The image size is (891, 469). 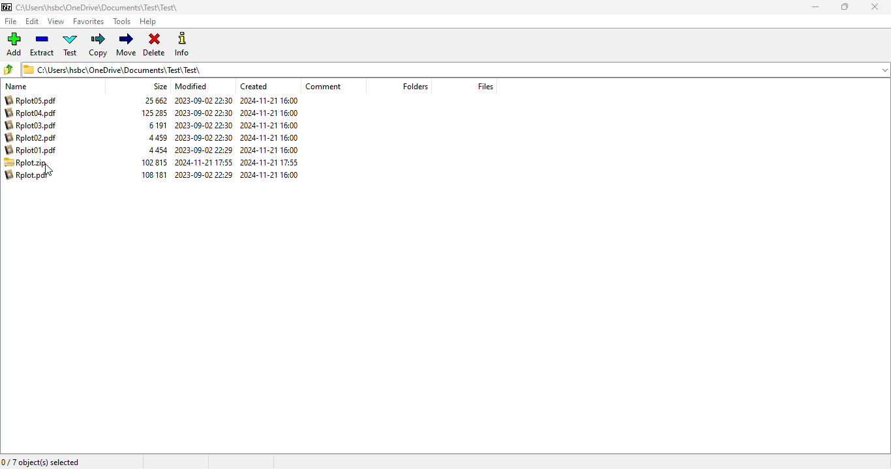 What do you see at coordinates (33, 21) in the screenshot?
I see `edit` at bounding box center [33, 21].